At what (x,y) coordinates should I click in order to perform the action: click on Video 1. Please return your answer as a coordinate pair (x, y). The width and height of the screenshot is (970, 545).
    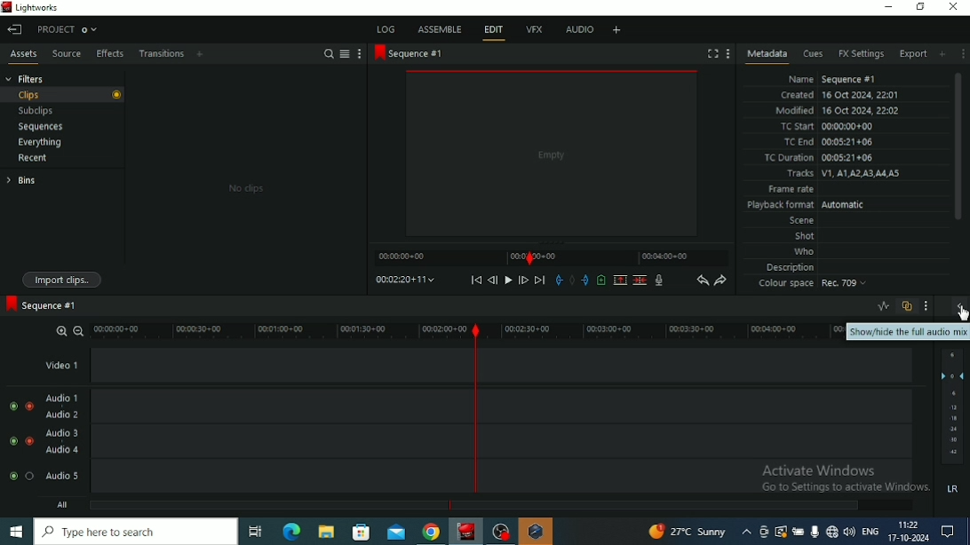
    Looking at the image, I should click on (479, 365).